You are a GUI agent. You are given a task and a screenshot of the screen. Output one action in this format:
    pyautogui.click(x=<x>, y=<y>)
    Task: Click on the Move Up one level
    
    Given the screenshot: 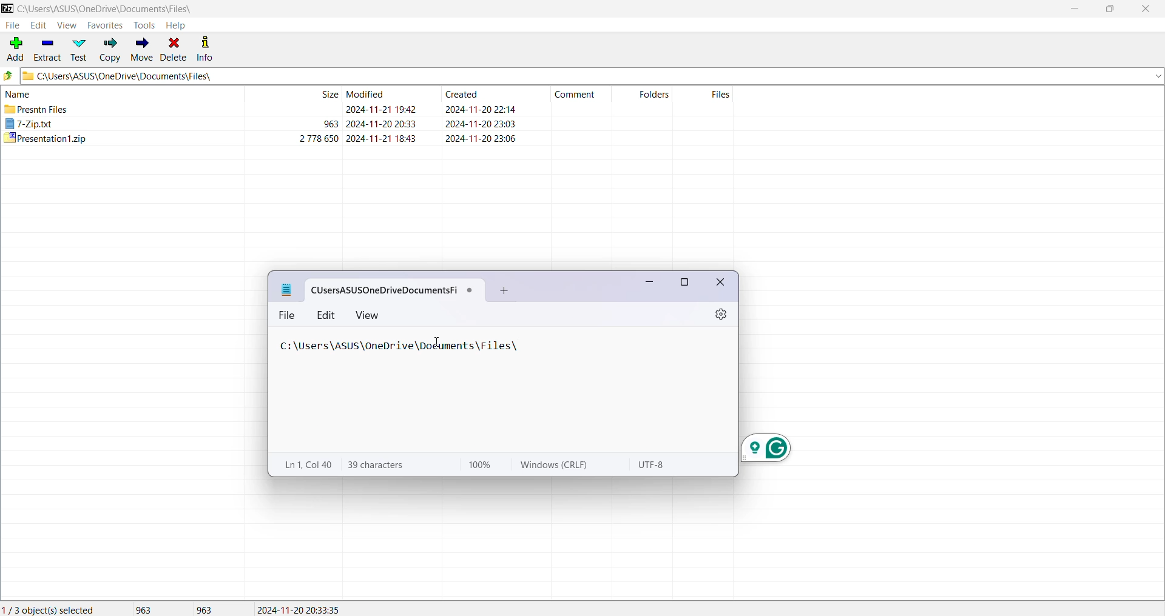 What is the action you would take?
    pyautogui.click(x=8, y=76)
    